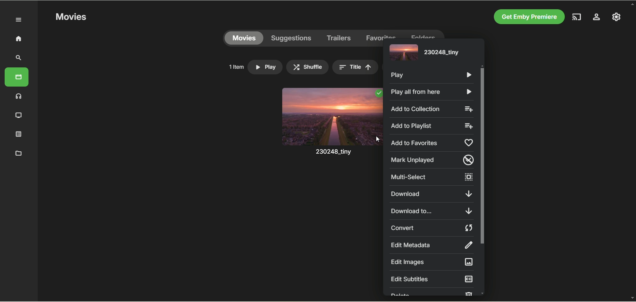 This screenshot has height=302, width=636. What do you see at coordinates (431, 245) in the screenshot?
I see `edit metadata` at bounding box center [431, 245].